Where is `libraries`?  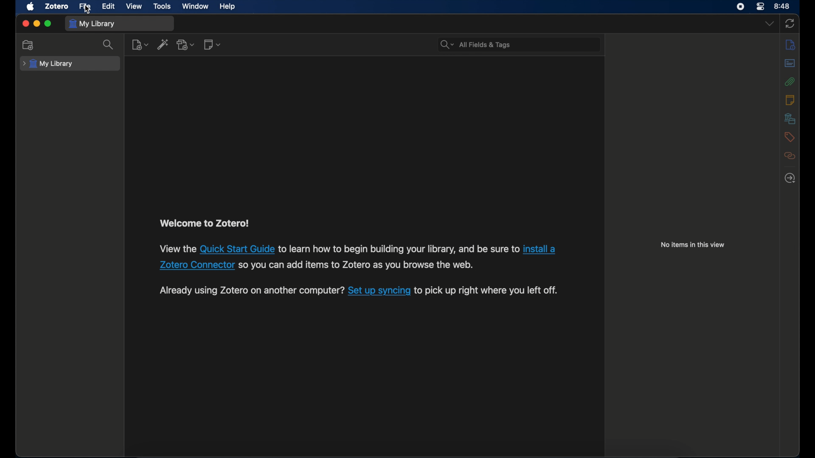
libraries is located at coordinates (790, 118).